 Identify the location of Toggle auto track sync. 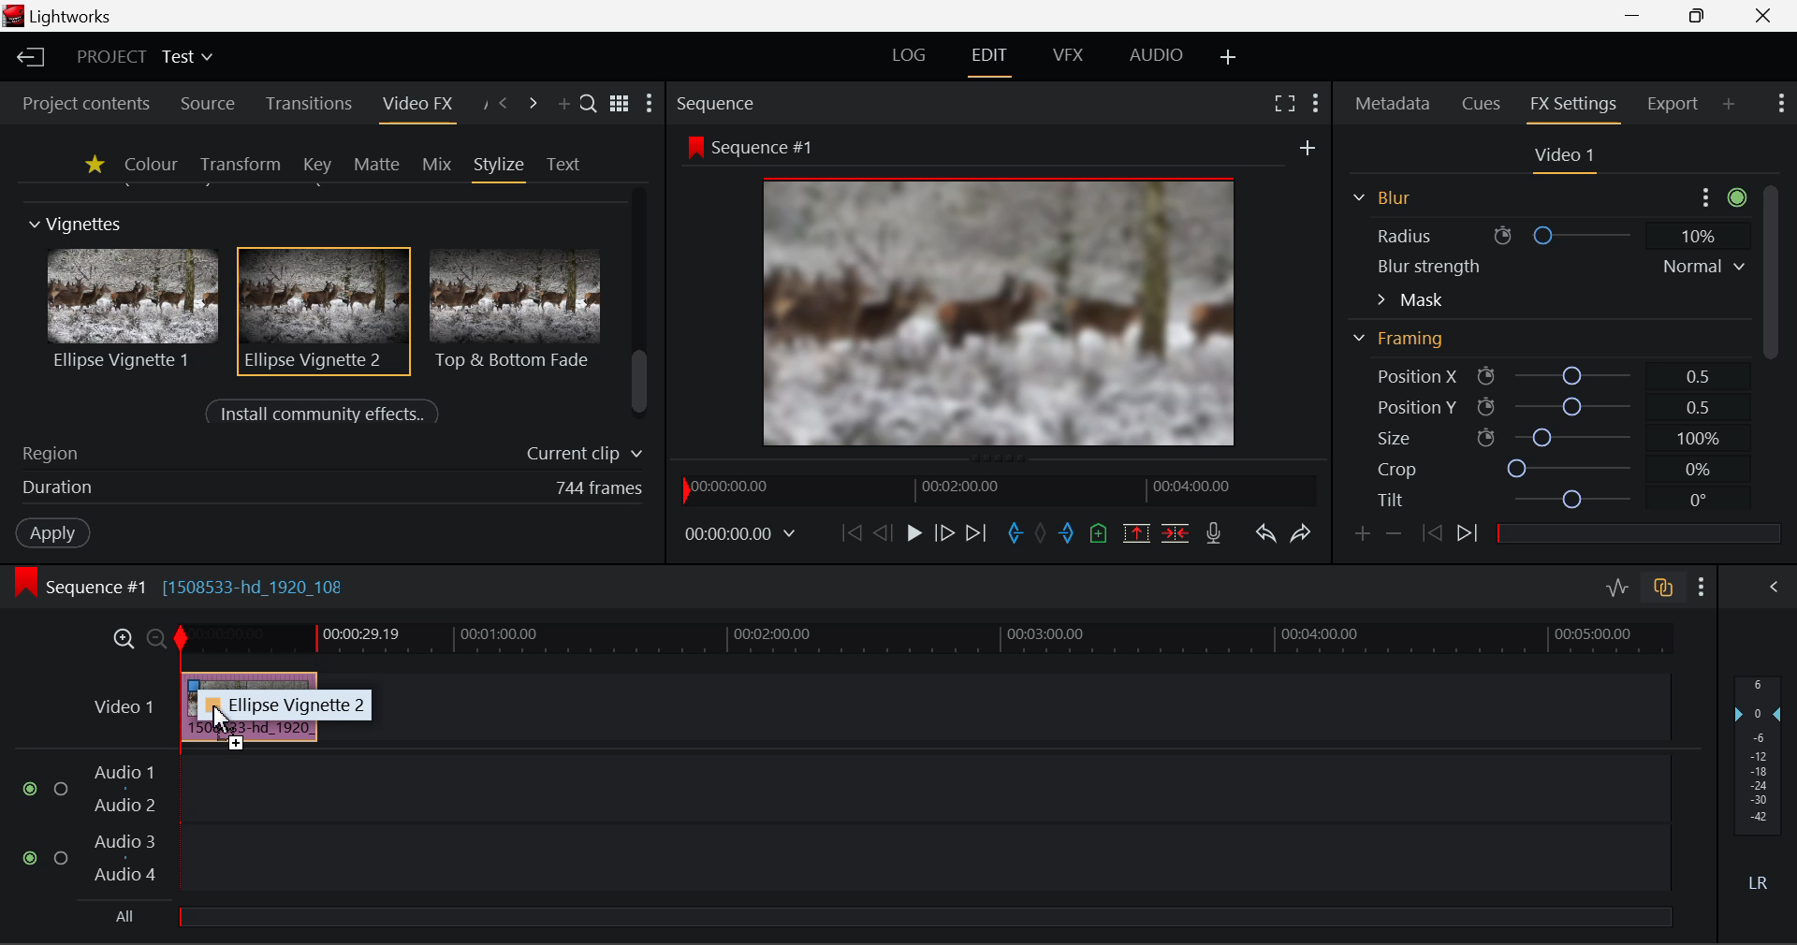
(1661, 585).